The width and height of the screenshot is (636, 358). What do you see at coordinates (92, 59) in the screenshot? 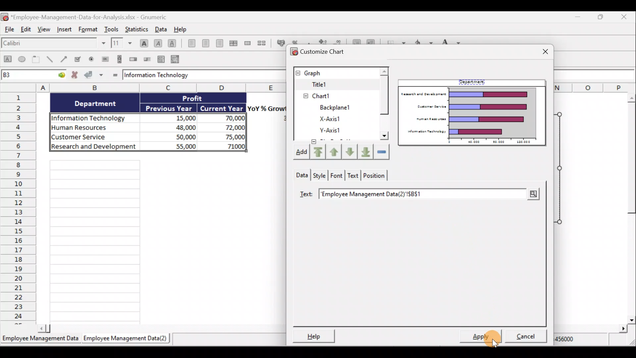
I see `Create a radio button` at bounding box center [92, 59].